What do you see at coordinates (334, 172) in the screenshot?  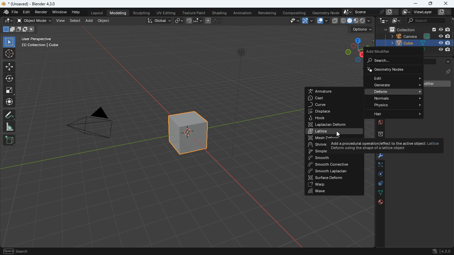 I see `smooth laplacian` at bounding box center [334, 172].